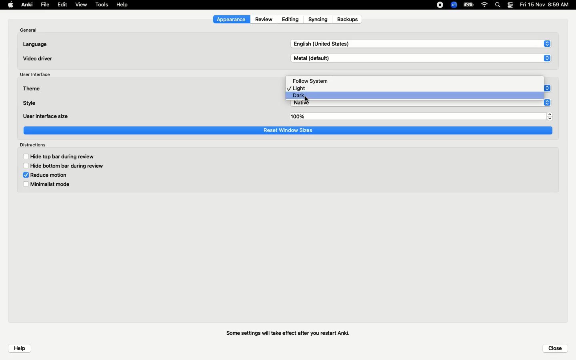  Describe the element at coordinates (30, 103) in the screenshot. I see `Style` at that location.